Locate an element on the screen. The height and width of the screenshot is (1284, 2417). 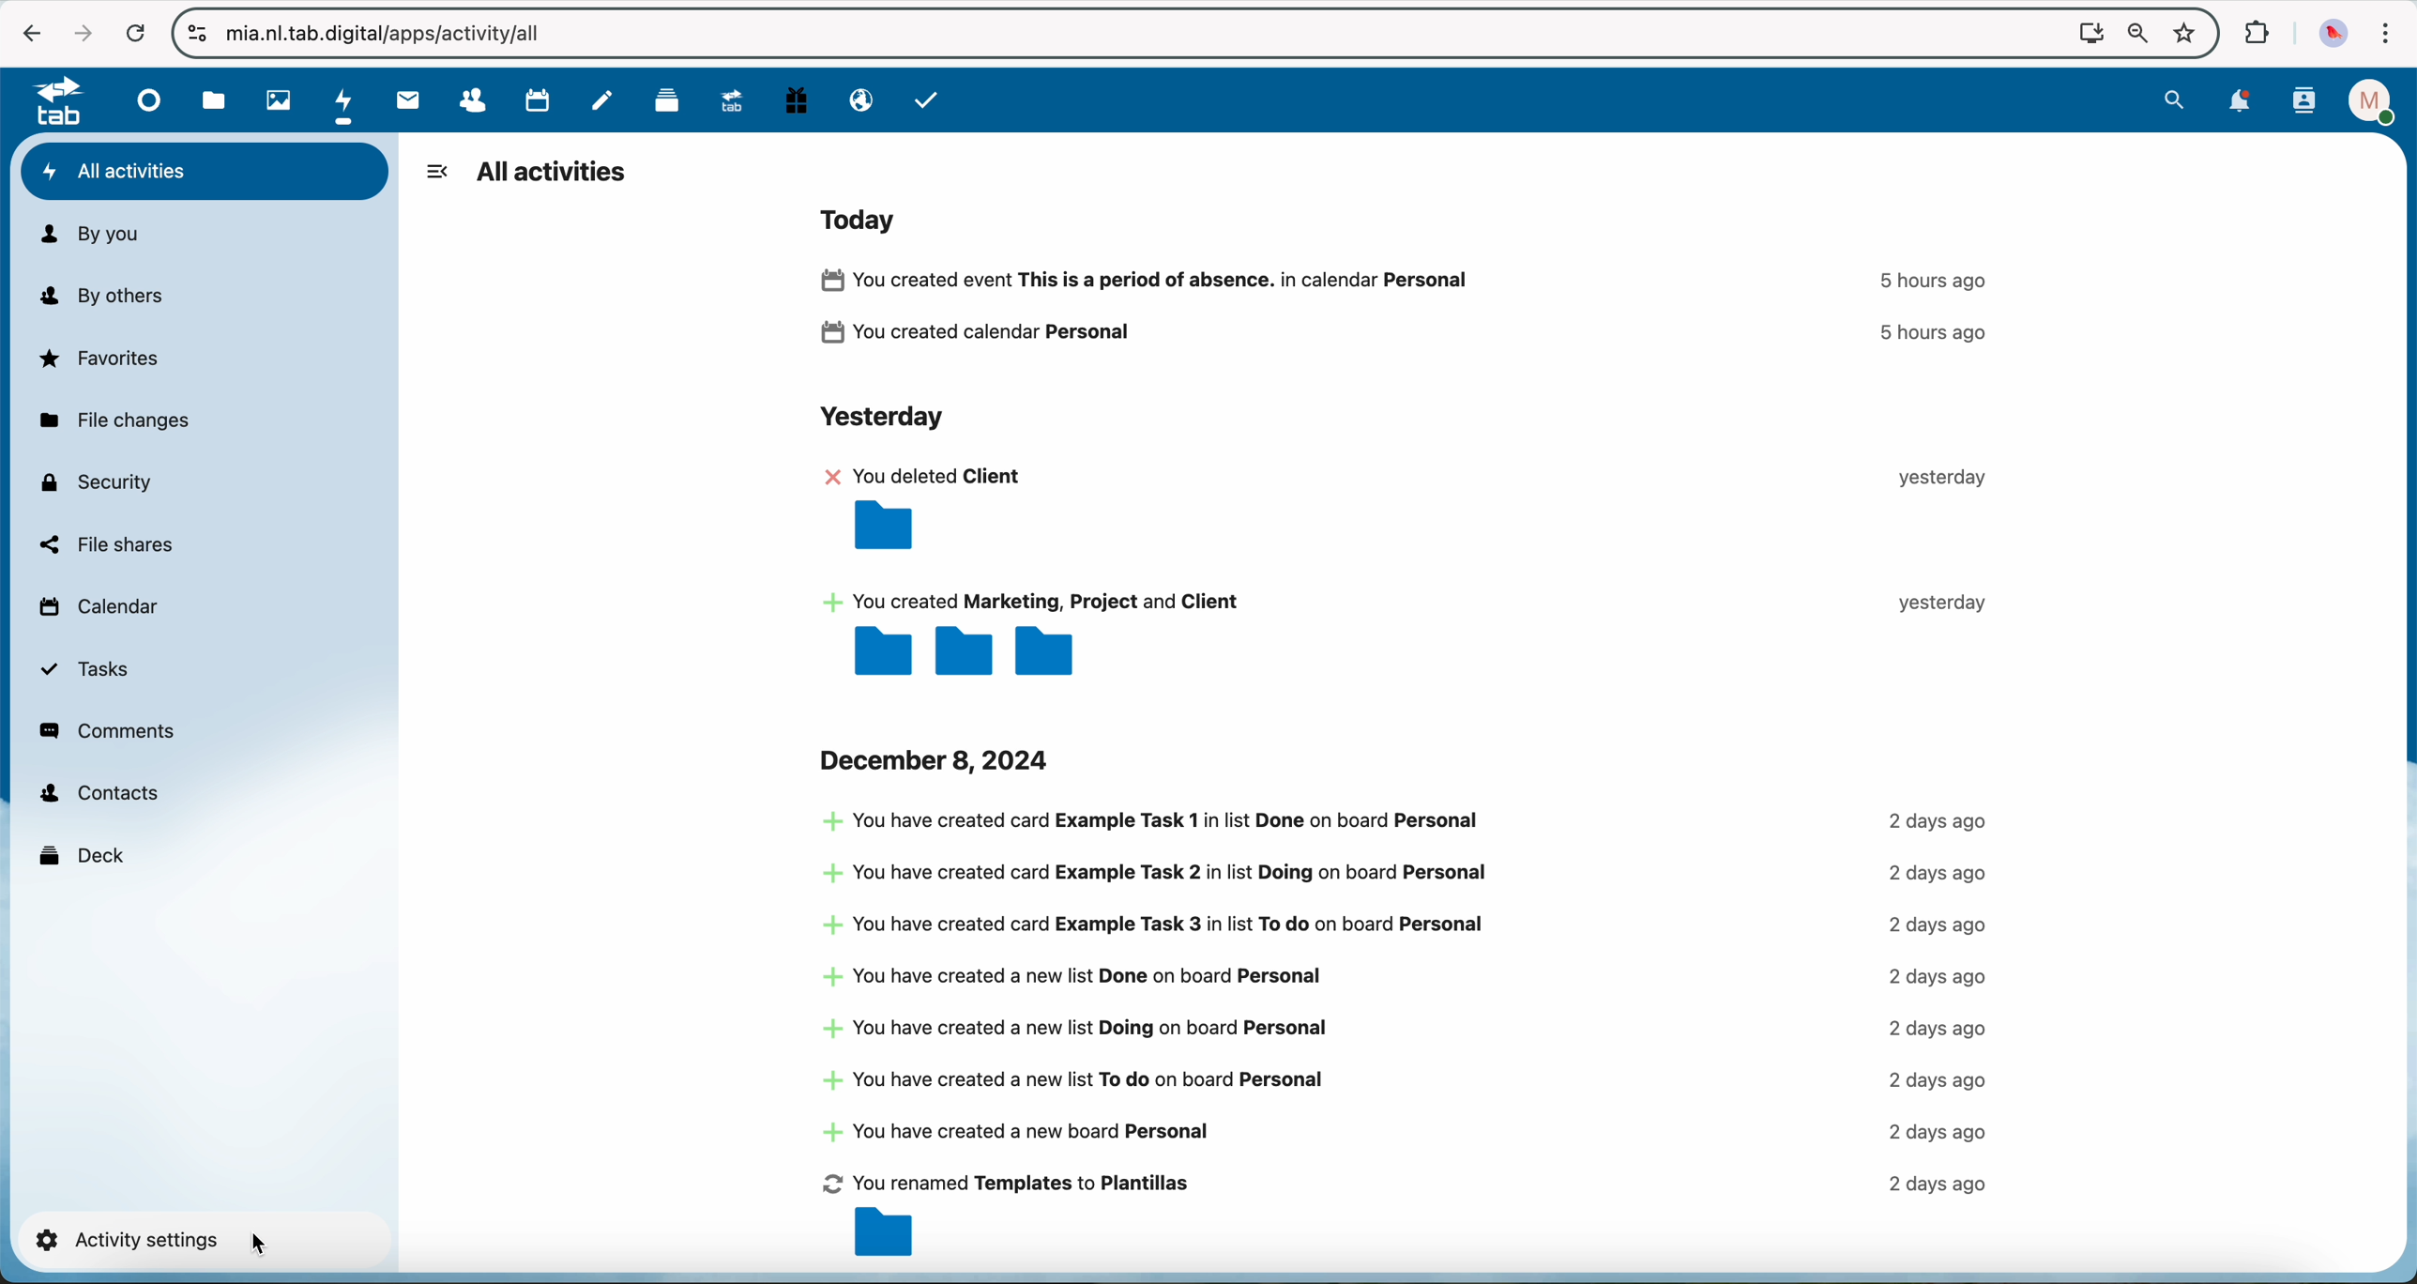
favorites is located at coordinates (102, 358).